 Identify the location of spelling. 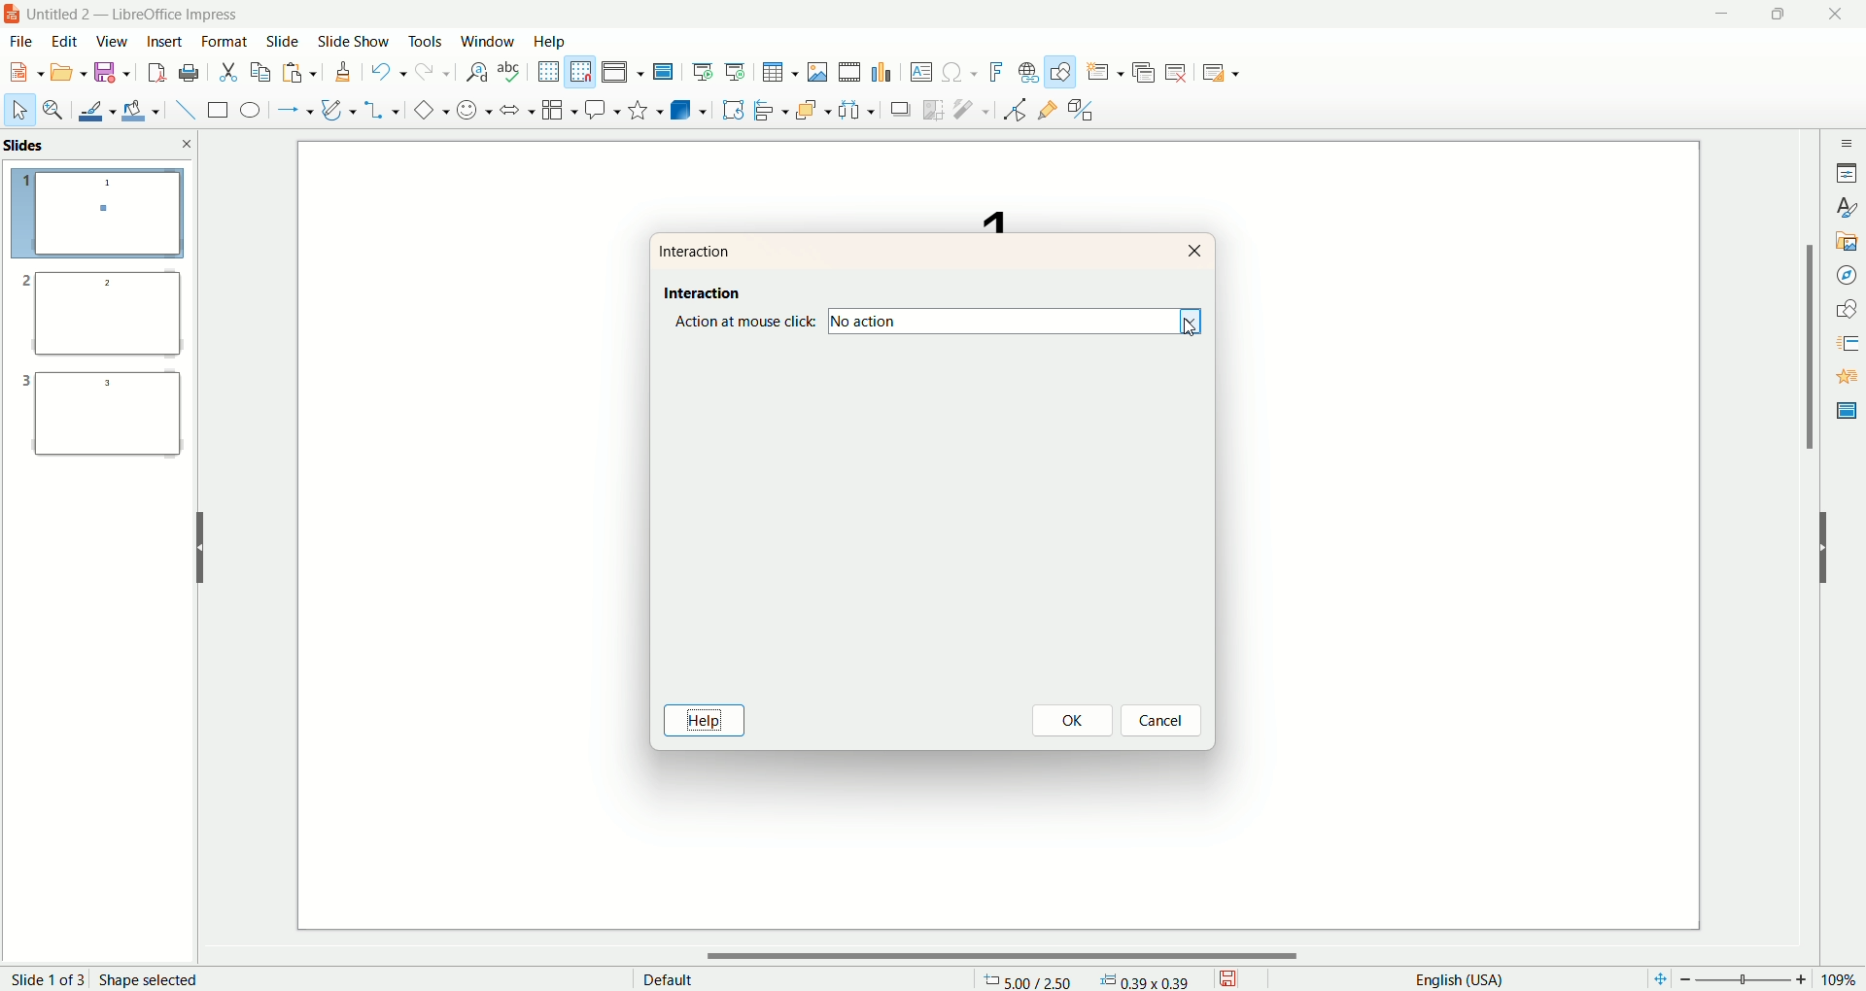
(510, 72).